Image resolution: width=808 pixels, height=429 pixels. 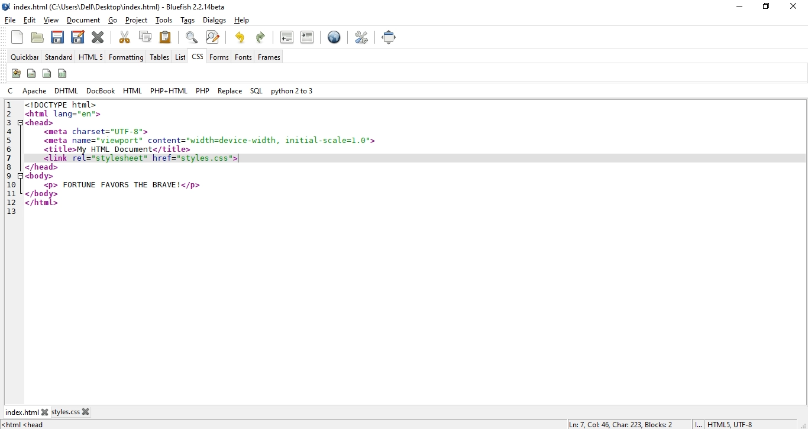 I want to click on cut, so click(x=125, y=37).